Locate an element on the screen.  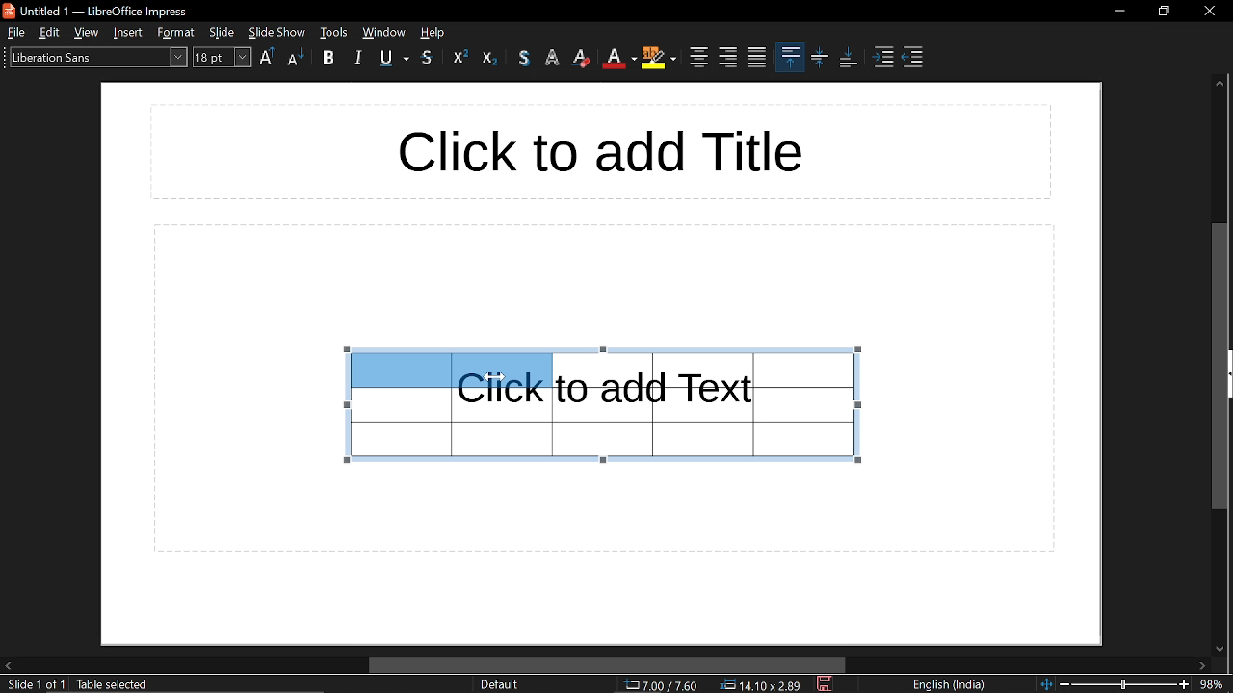
save is located at coordinates (826, 684).